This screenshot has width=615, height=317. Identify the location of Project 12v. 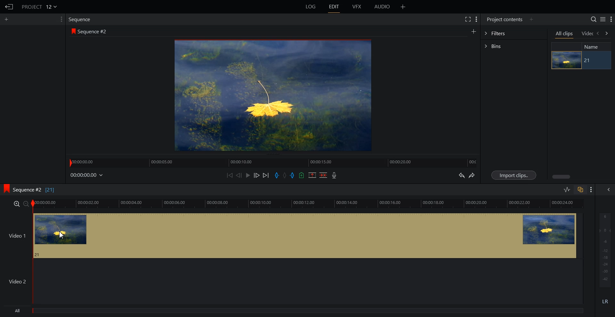
(39, 6).